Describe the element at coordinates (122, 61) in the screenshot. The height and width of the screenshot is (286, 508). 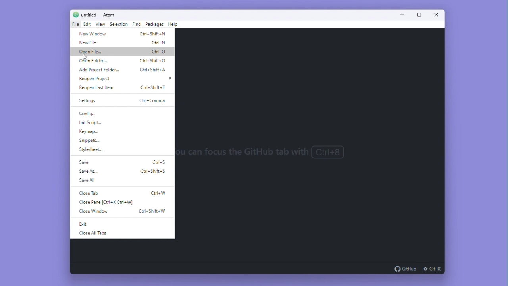
I see `Open folder ... ctrl+shift+O` at that location.